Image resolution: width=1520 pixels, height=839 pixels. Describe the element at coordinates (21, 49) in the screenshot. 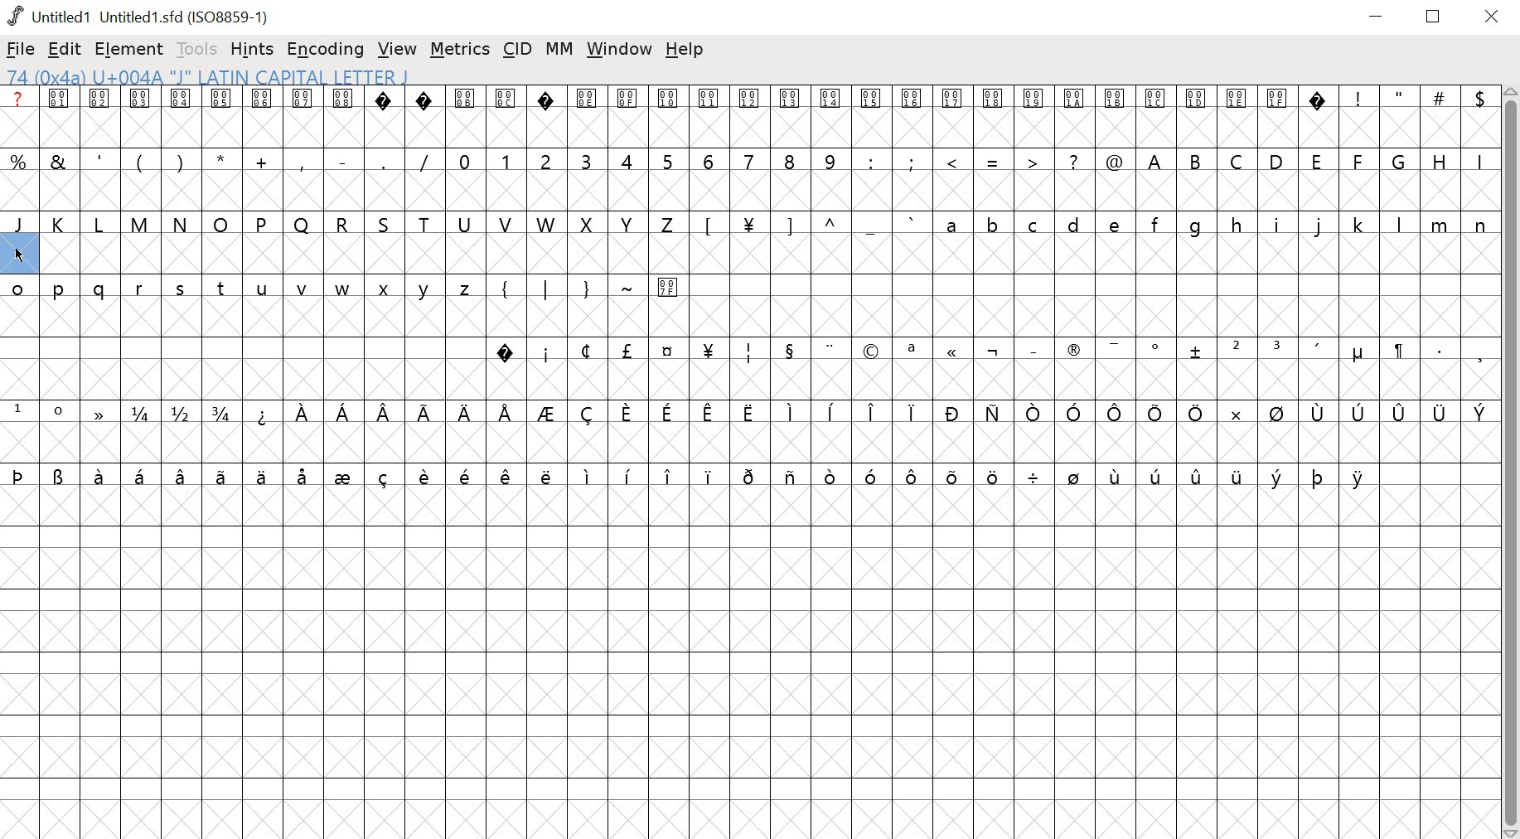

I see `FILE` at that location.